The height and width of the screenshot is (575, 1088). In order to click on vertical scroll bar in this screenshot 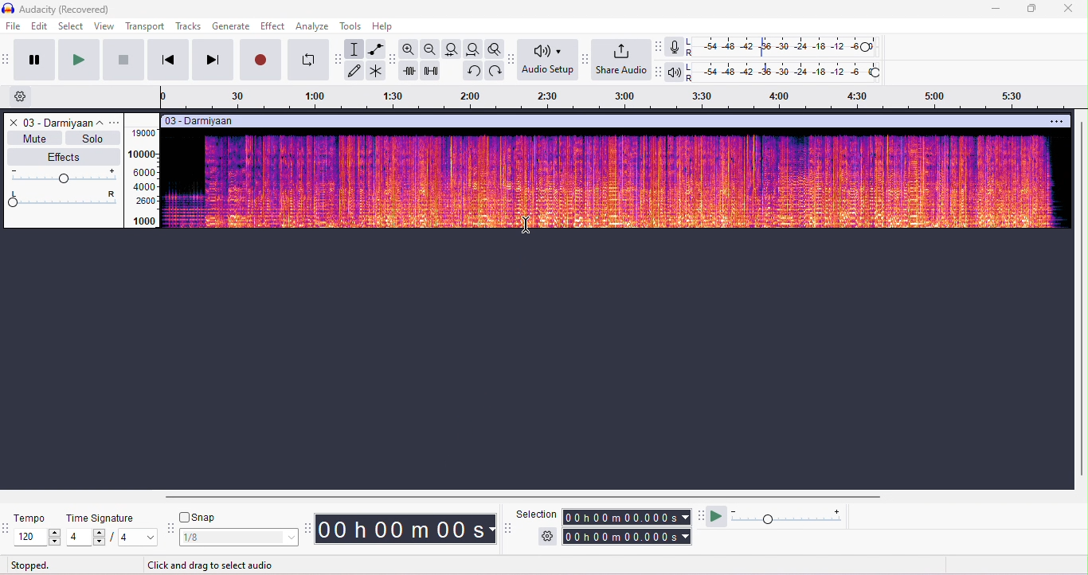, I will do `click(1081, 297)`.